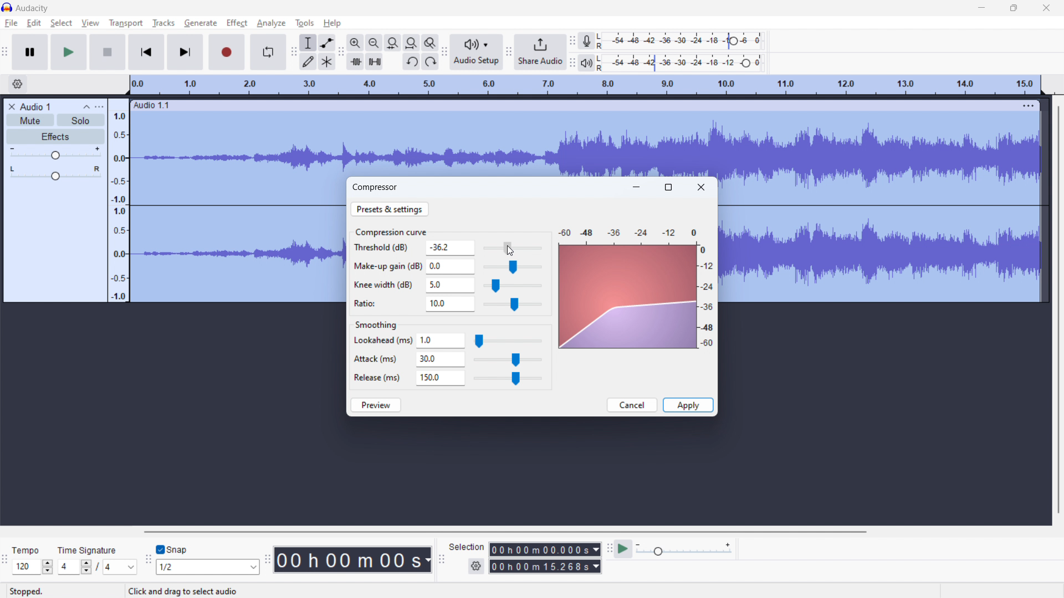 The width and height of the screenshot is (1064, 598). Describe the element at coordinates (451, 248) in the screenshot. I see `-36.2` at that location.